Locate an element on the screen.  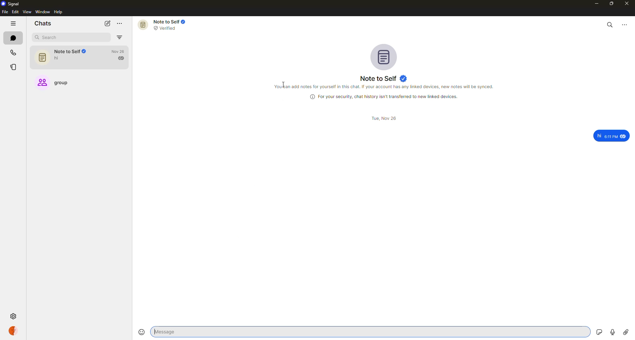
profile is located at coordinates (13, 331).